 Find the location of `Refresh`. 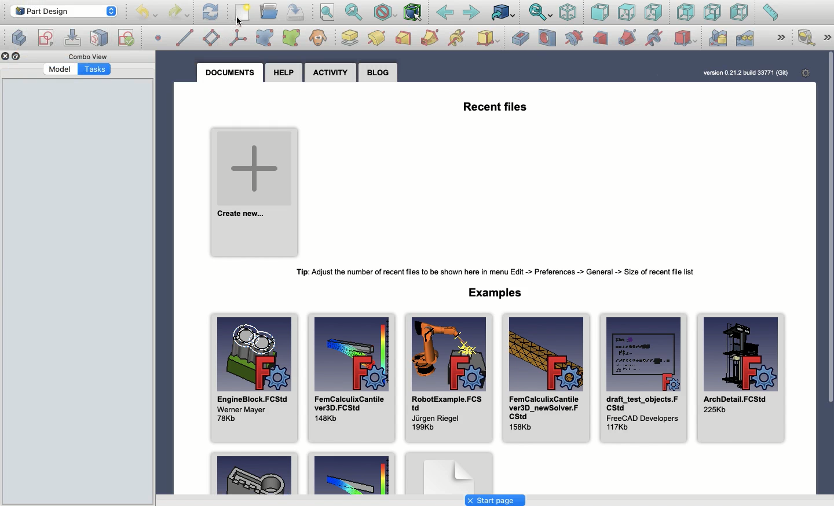

Refresh is located at coordinates (210, 11).